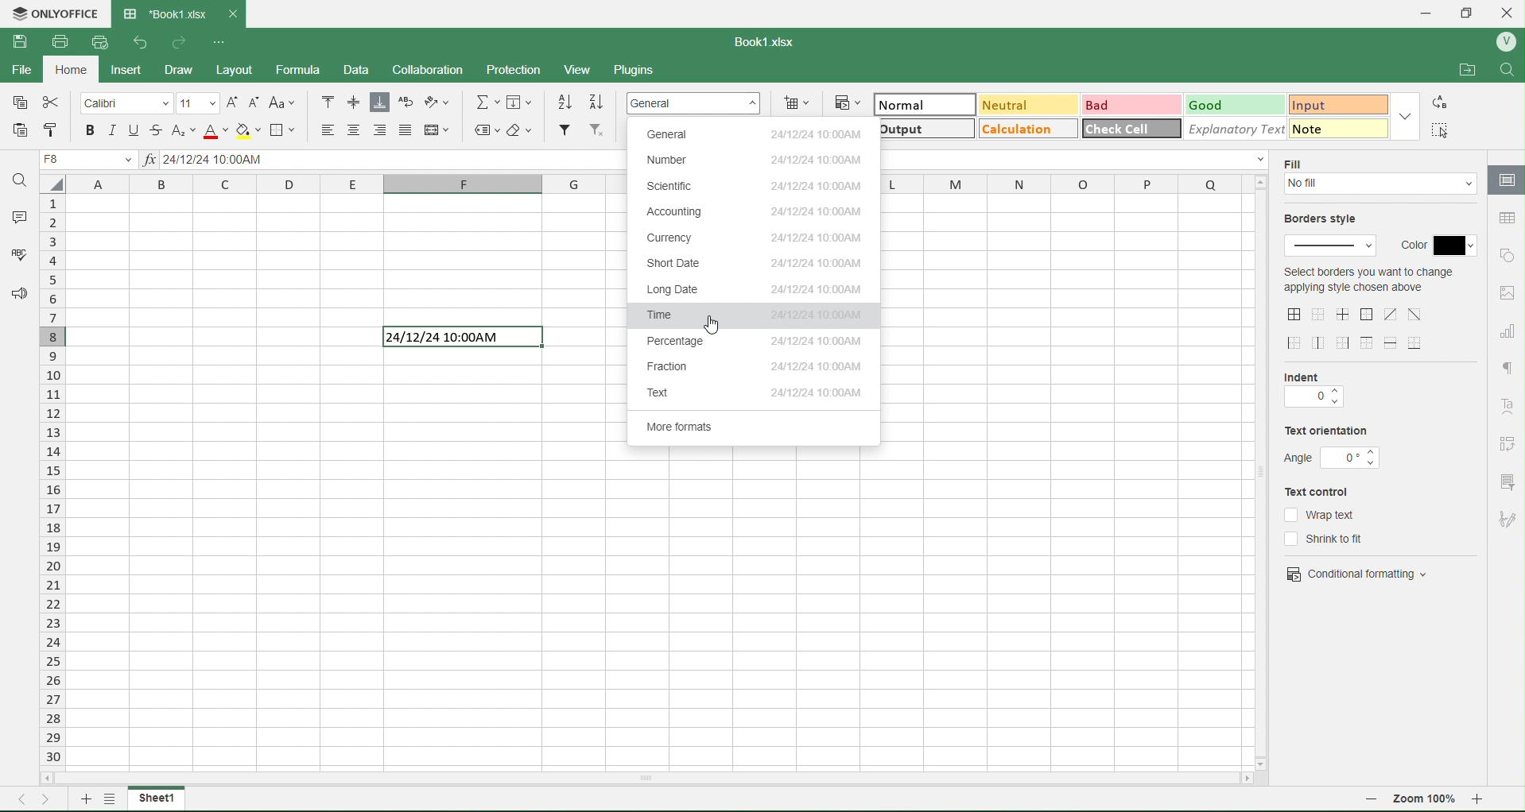 The height and width of the screenshot is (812, 1525). Describe the element at coordinates (111, 130) in the screenshot. I see `Italic` at that location.